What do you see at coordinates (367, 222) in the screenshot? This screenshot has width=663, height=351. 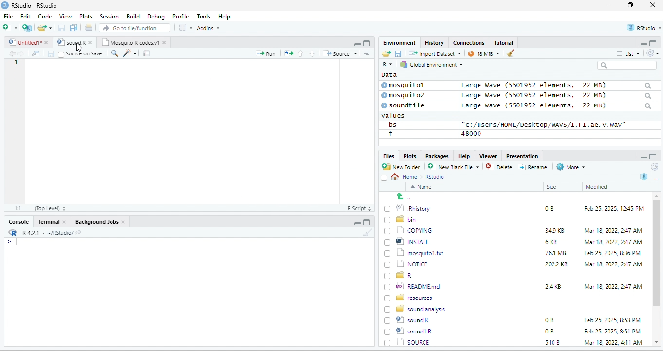 I see `maximize` at bounding box center [367, 222].